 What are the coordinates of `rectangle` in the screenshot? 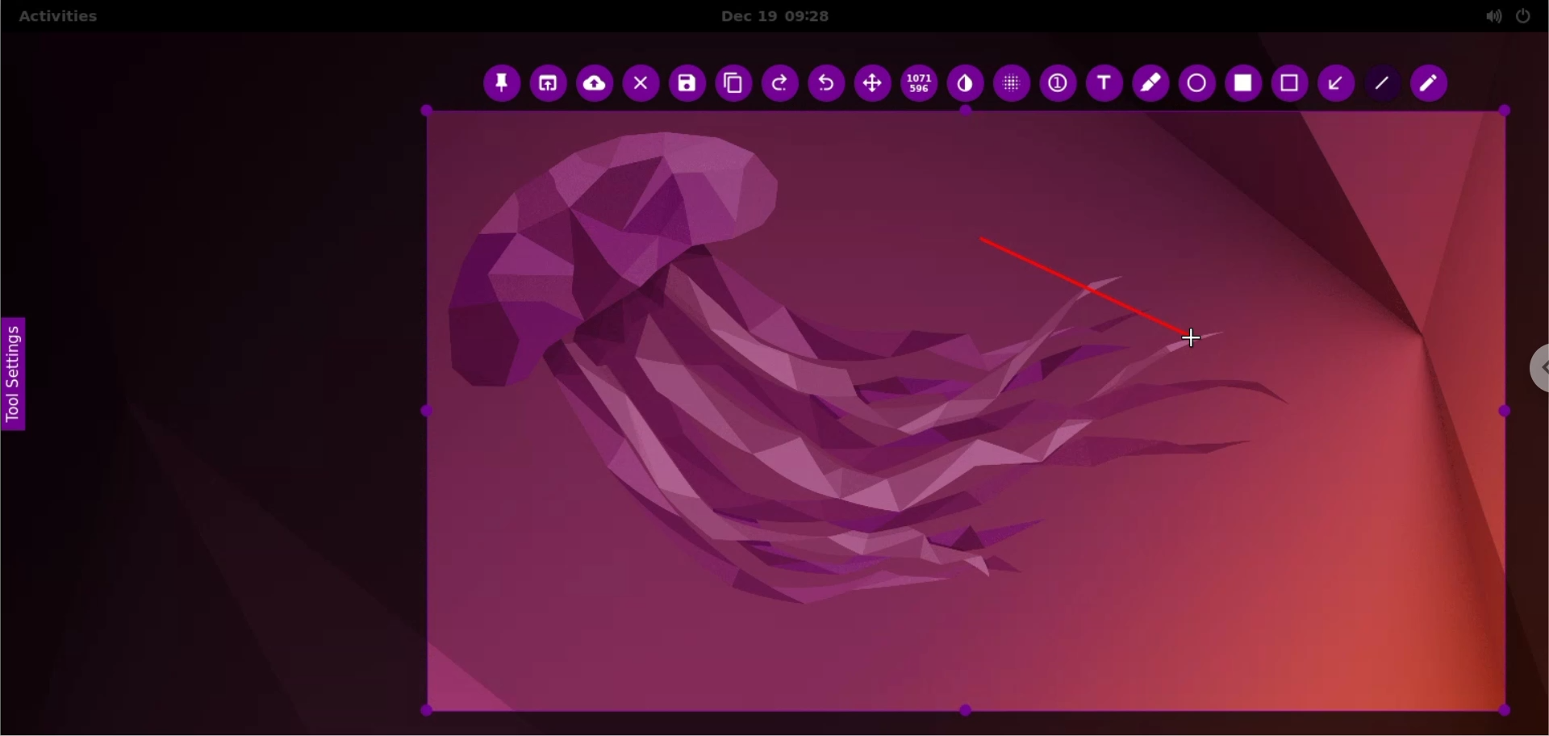 It's located at (1287, 83).